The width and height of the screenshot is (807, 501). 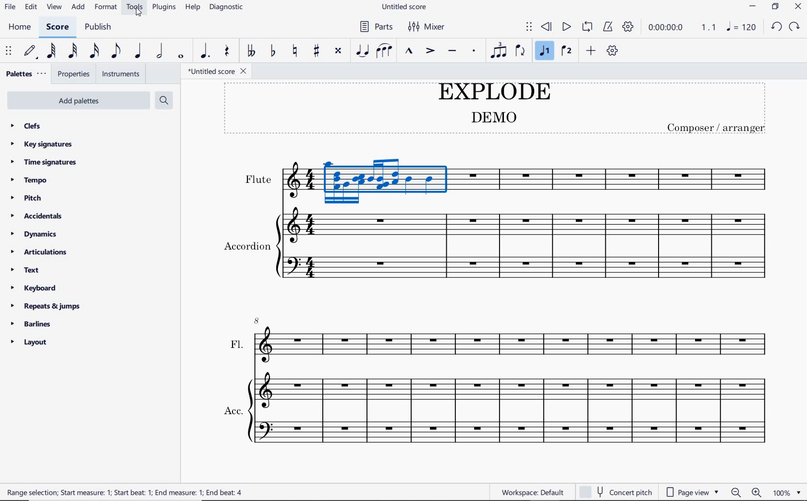 I want to click on add, so click(x=591, y=52).